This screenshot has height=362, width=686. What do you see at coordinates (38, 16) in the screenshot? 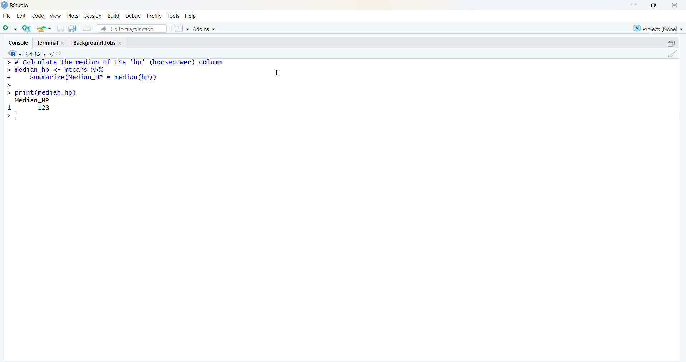
I see `code` at bounding box center [38, 16].